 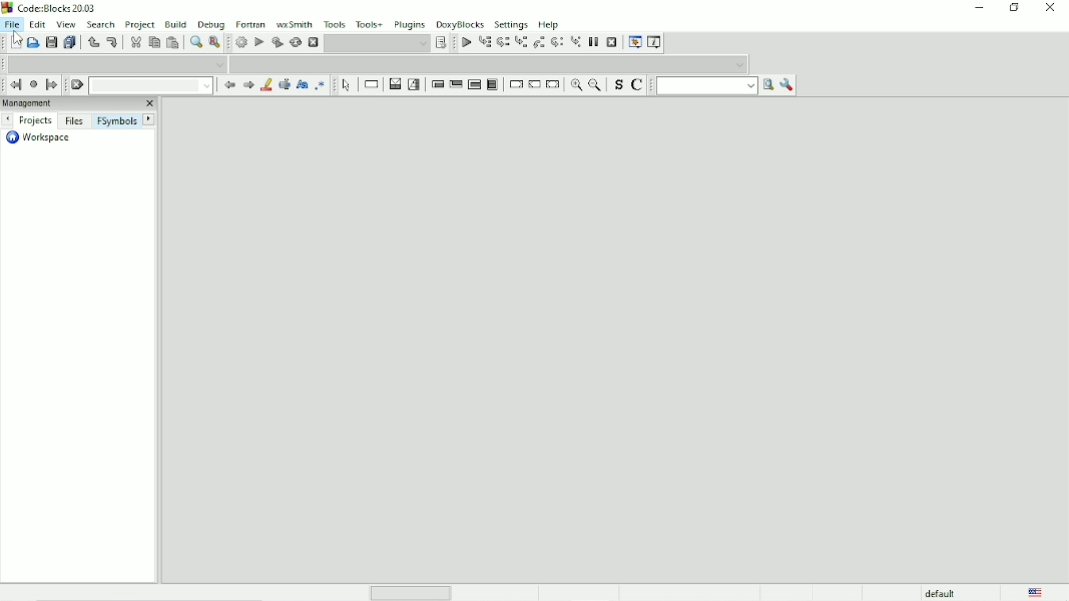 What do you see at coordinates (415, 592) in the screenshot?
I see `horizontal scroll bar` at bounding box center [415, 592].